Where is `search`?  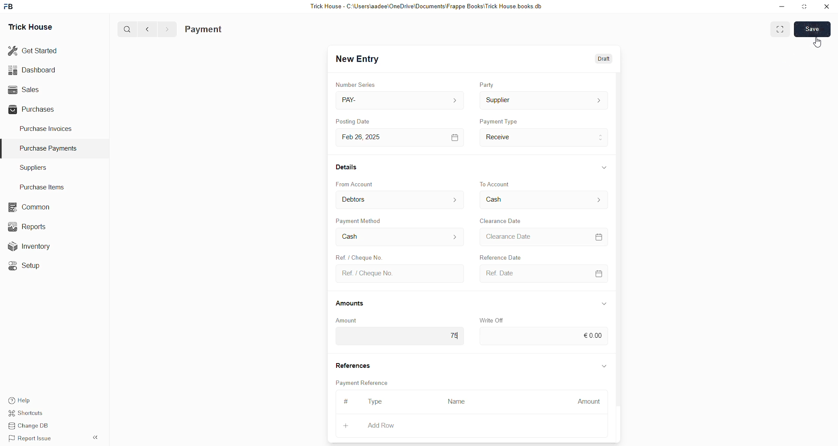
search is located at coordinates (128, 29).